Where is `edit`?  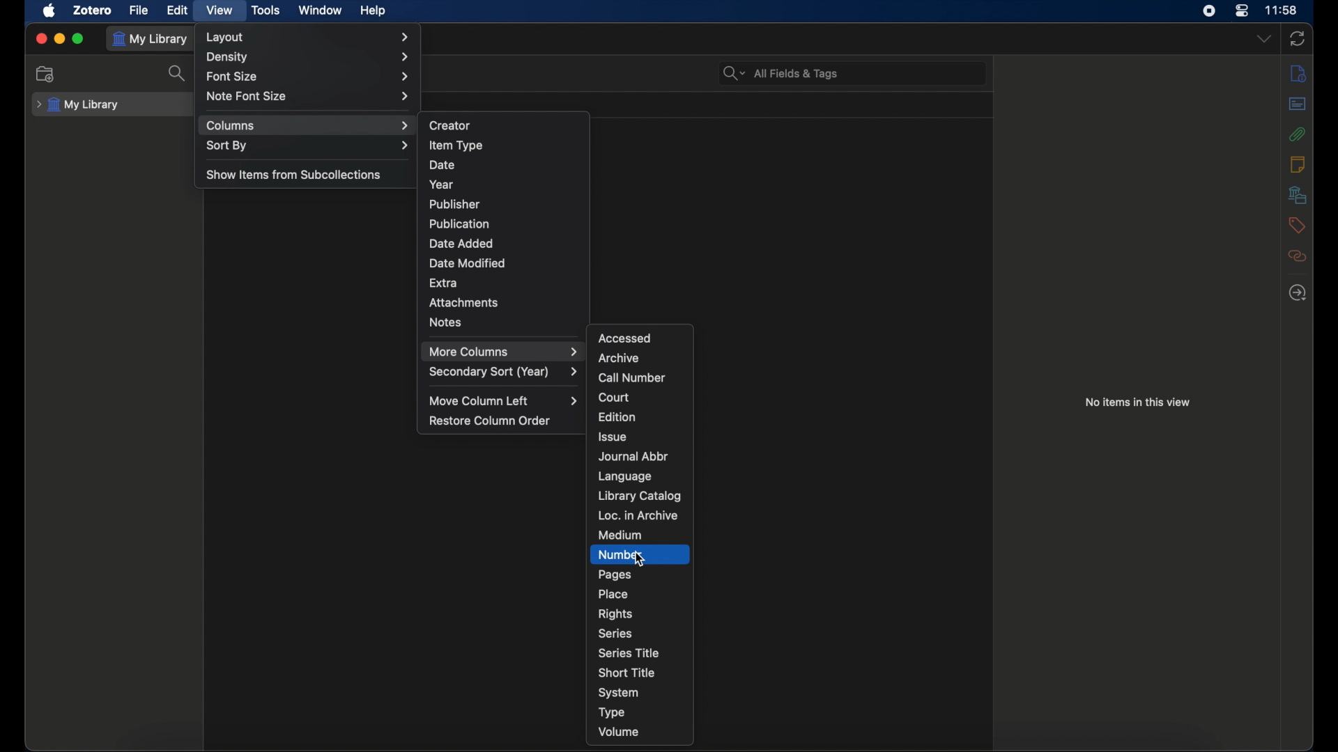
edit is located at coordinates (179, 10).